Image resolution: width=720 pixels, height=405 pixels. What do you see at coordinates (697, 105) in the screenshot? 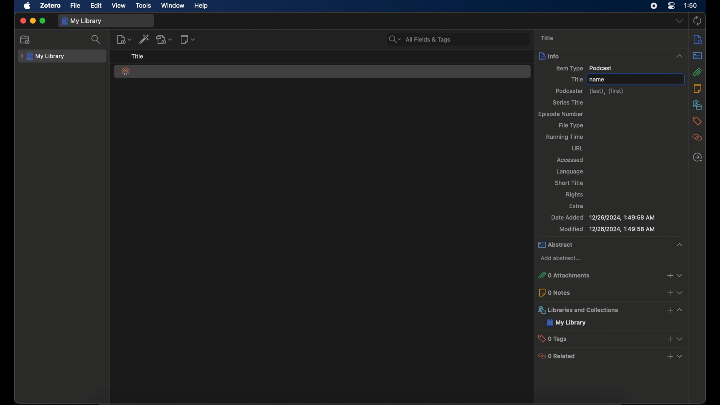
I see `libraries` at bounding box center [697, 105].